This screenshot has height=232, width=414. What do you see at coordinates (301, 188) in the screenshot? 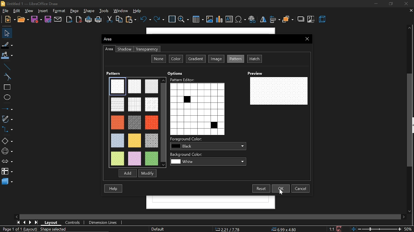
I see `cancel` at bounding box center [301, 188].